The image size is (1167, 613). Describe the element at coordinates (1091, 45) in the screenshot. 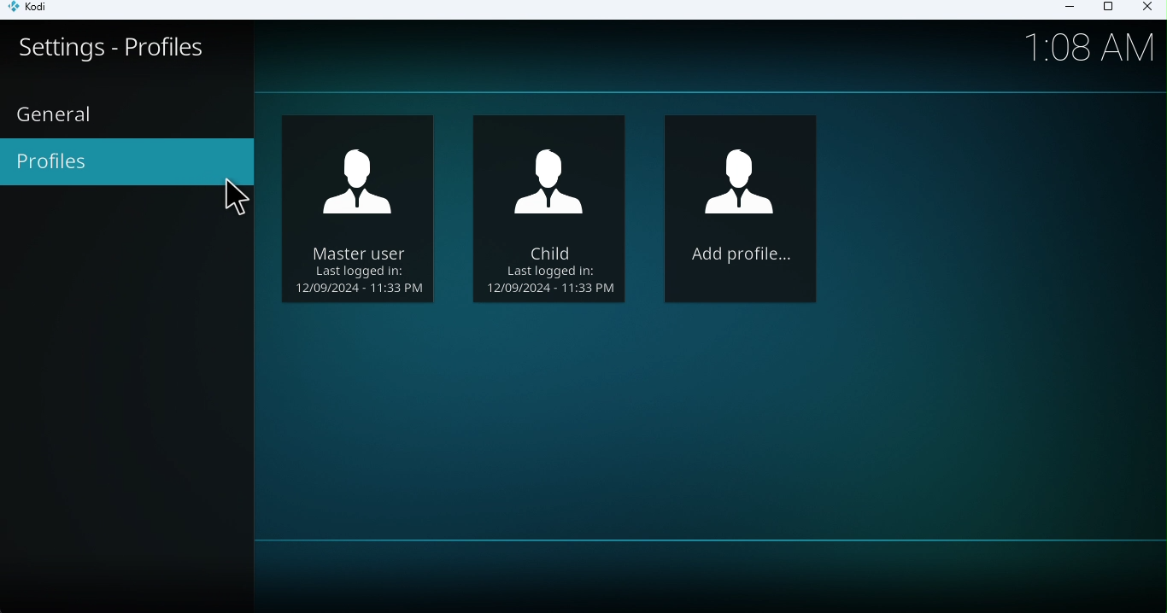

I see `Time` at that location.